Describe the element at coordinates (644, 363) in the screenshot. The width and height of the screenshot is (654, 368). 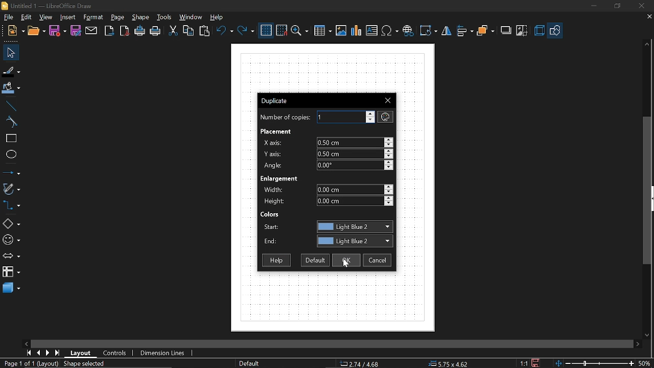
I see `Current zoom` at that location.